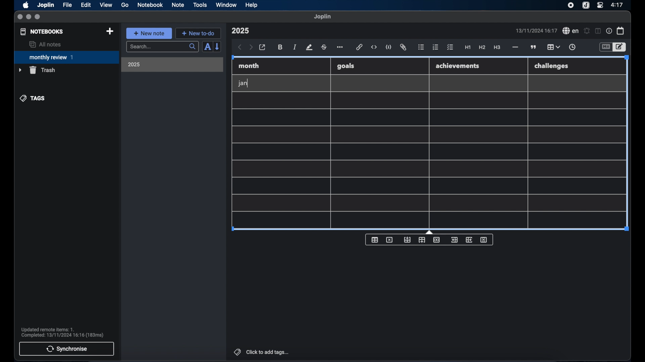 The height and width of the screenshot is (362, 645). I want to click on horizontal rule, so click(515, 47).